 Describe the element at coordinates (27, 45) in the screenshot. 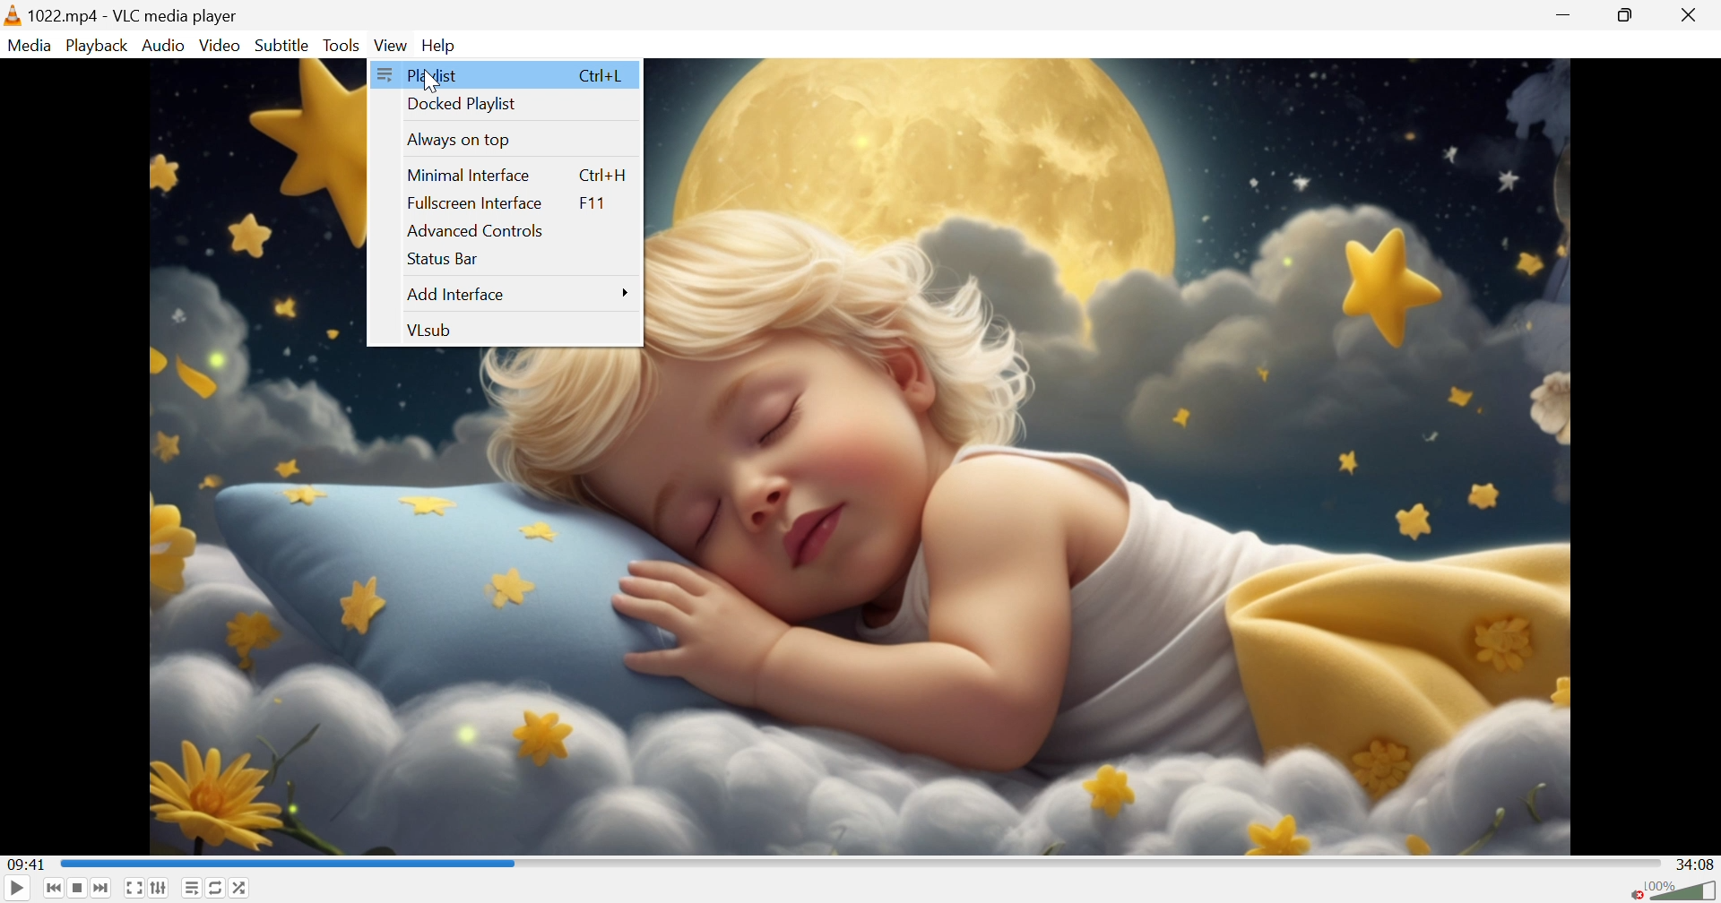

I see `Media` at that location.